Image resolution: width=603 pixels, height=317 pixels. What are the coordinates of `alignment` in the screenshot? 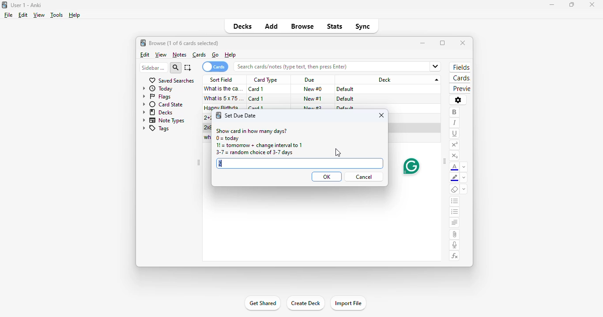 It's located at (454, 223).